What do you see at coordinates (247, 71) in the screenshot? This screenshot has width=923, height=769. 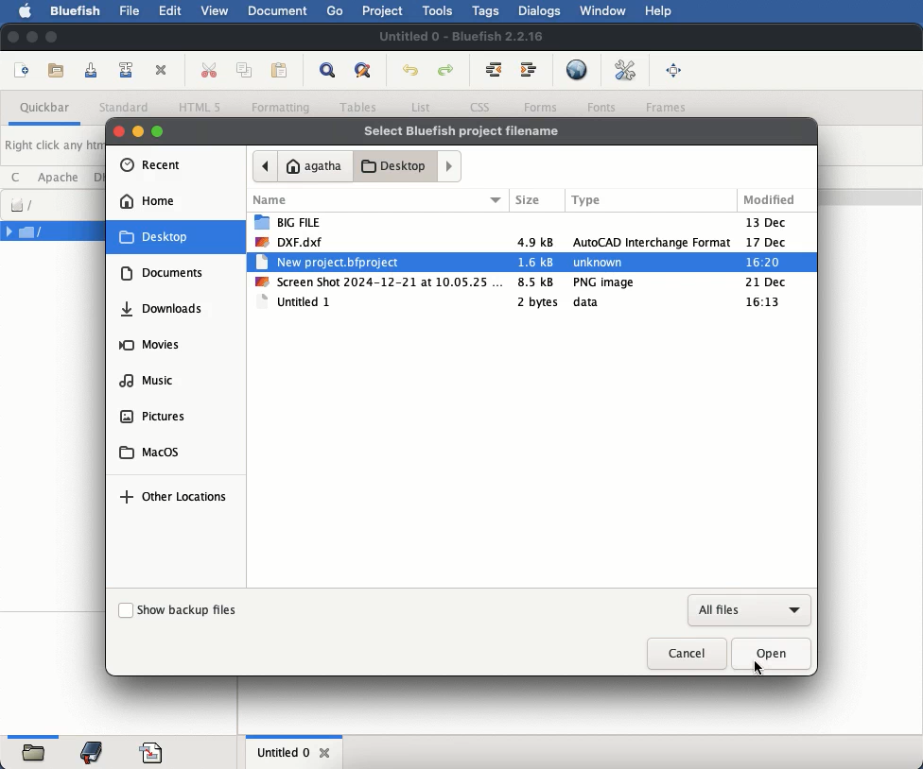 I see `copy` at bounding box center [247, 71].